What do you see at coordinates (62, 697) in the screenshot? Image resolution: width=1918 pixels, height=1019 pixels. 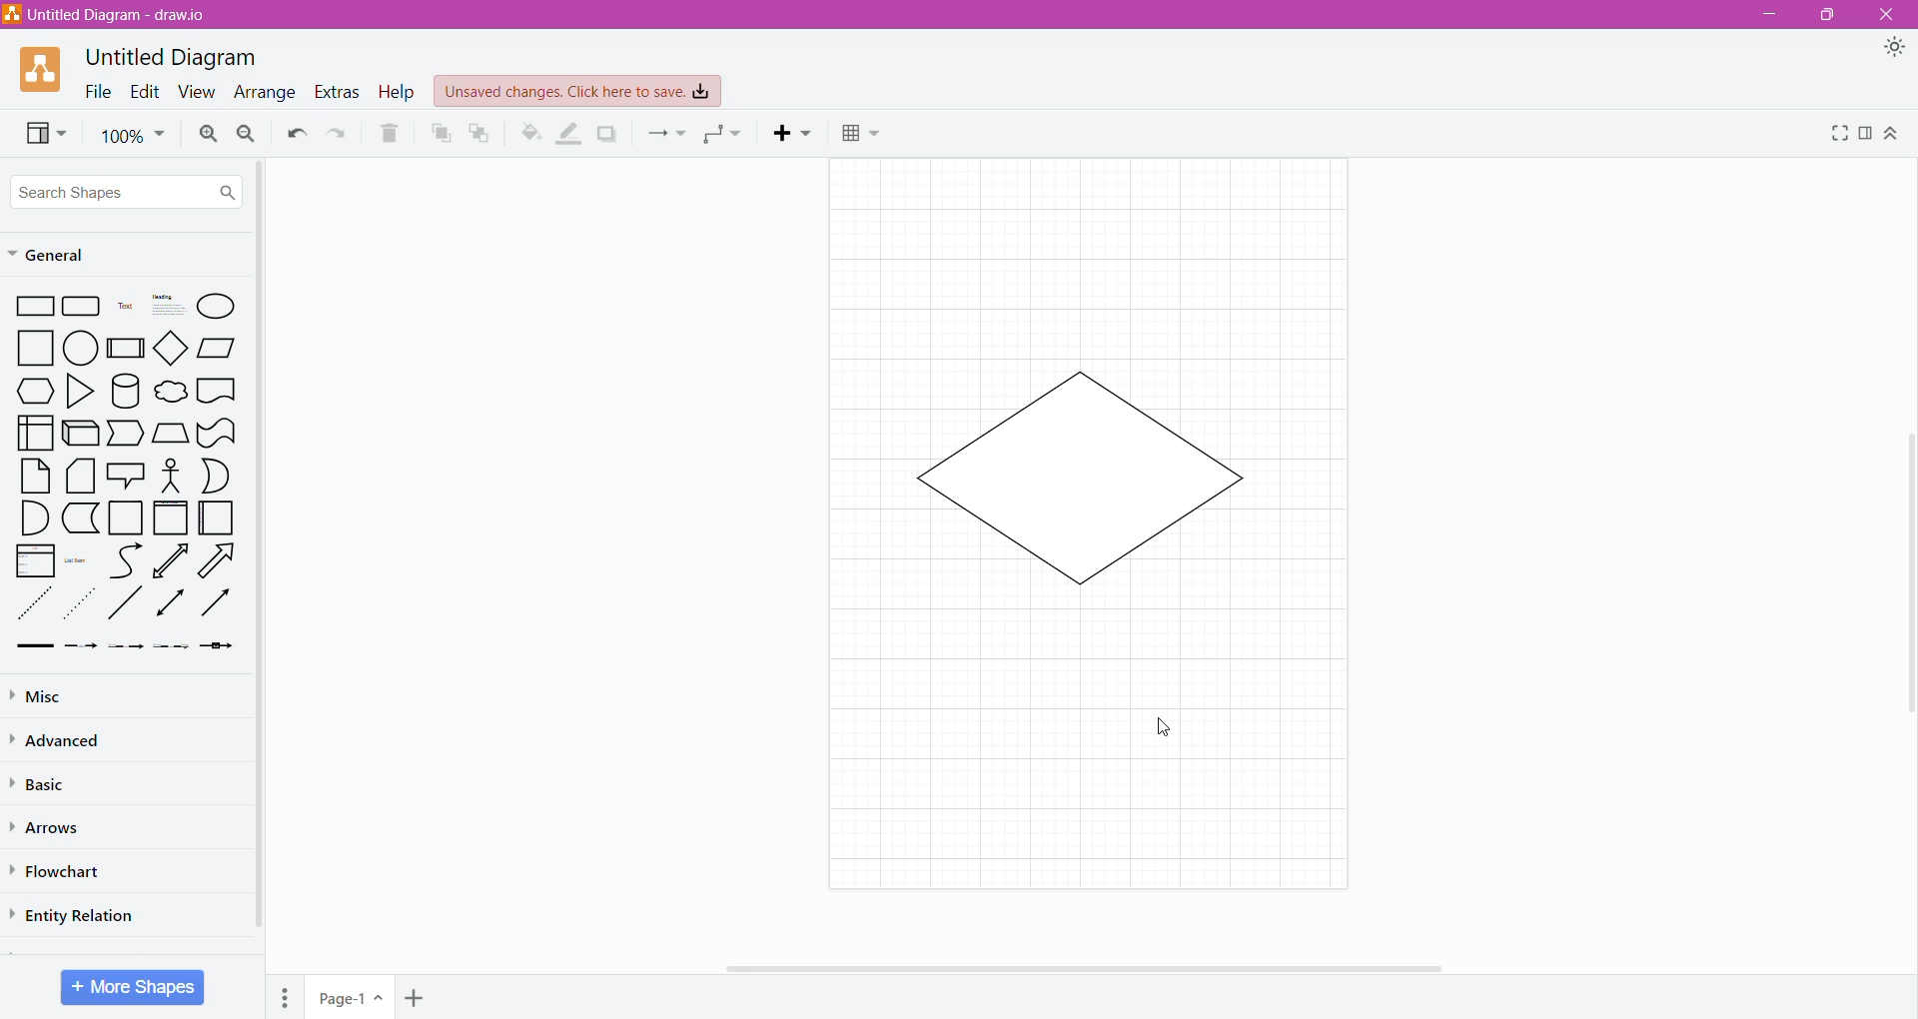 I see `Misc` at bounding box center [62, 697].